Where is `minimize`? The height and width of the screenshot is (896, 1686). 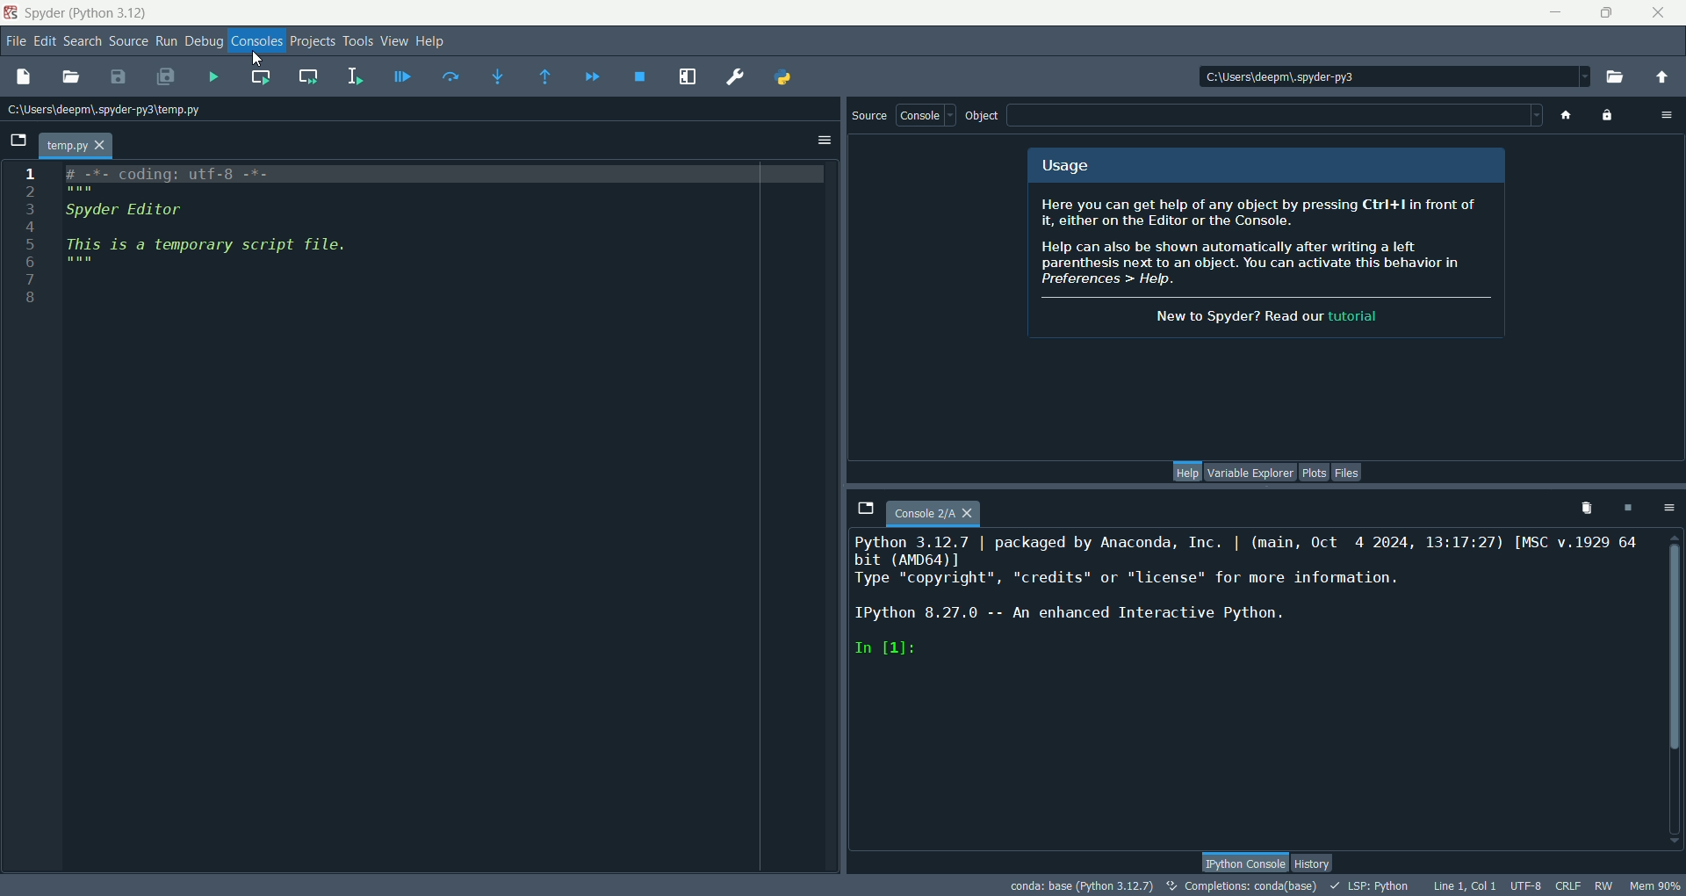 minimize is located at coordinates (1555, 11).